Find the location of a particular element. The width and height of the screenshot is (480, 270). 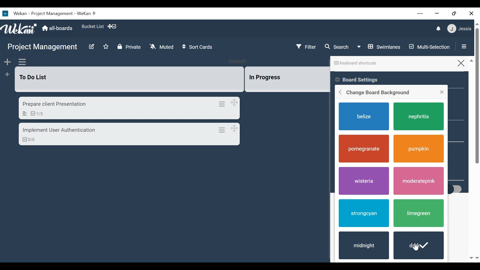

Filter is located at coordinates (308, 46).